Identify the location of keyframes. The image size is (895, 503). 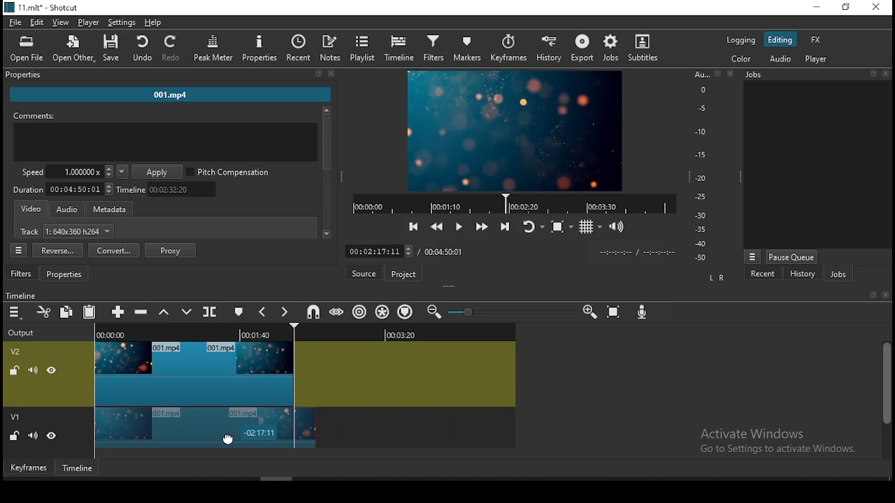
(27, 467).